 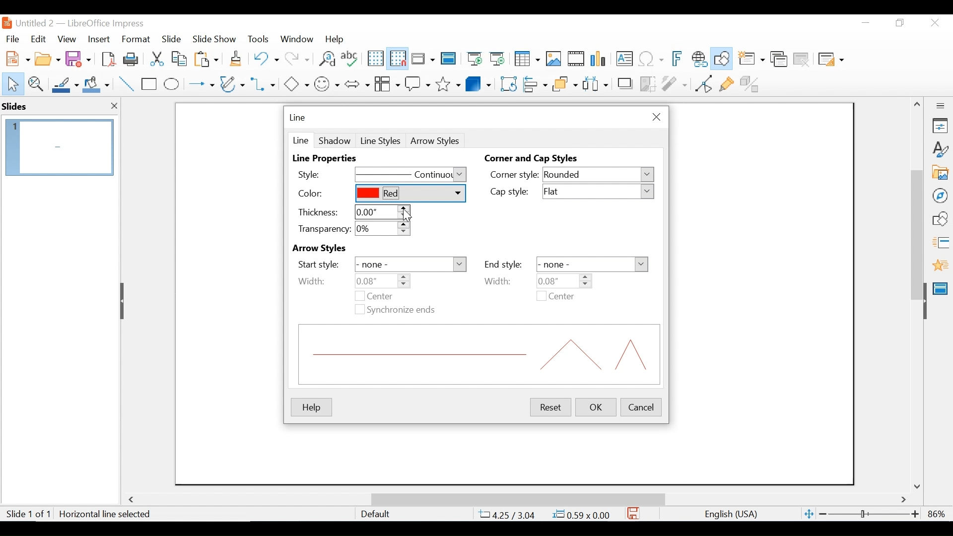 What do you see at coordinates (37, 39) in the screenshot?
I see `Edit` at bounding box center [37, 39].